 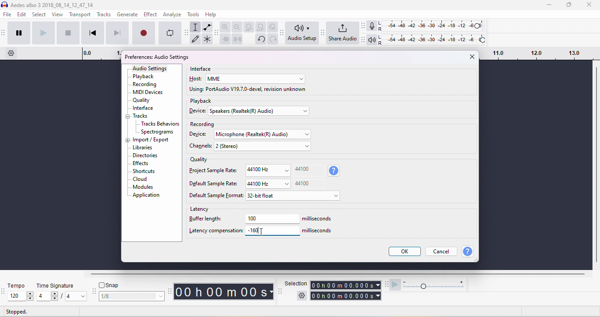 What do you see at coordinates (20, 296) in the screenshot?
I see `select tempo` at bounding box center [20, 296].